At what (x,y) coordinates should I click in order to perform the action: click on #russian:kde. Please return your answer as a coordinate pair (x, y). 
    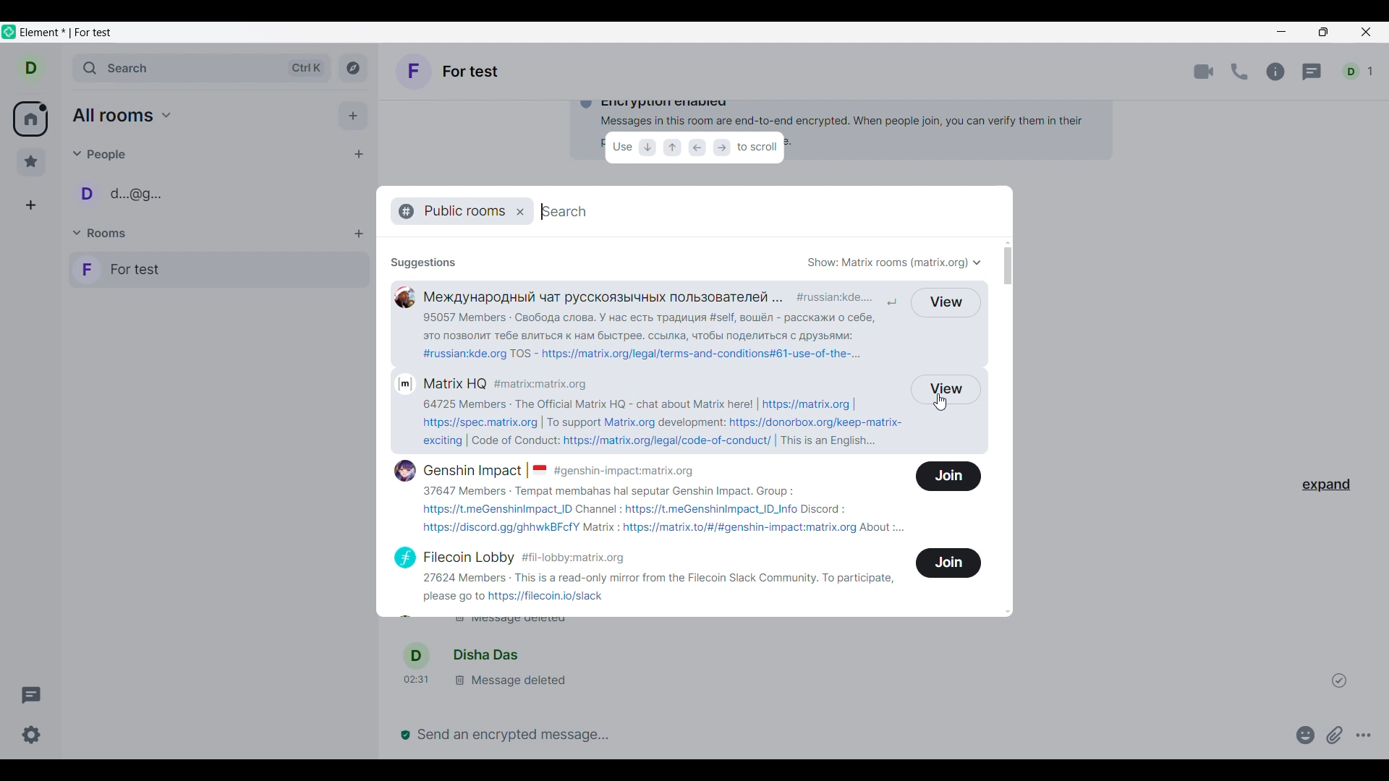
    Looking at the image, I should click on (843, 297).